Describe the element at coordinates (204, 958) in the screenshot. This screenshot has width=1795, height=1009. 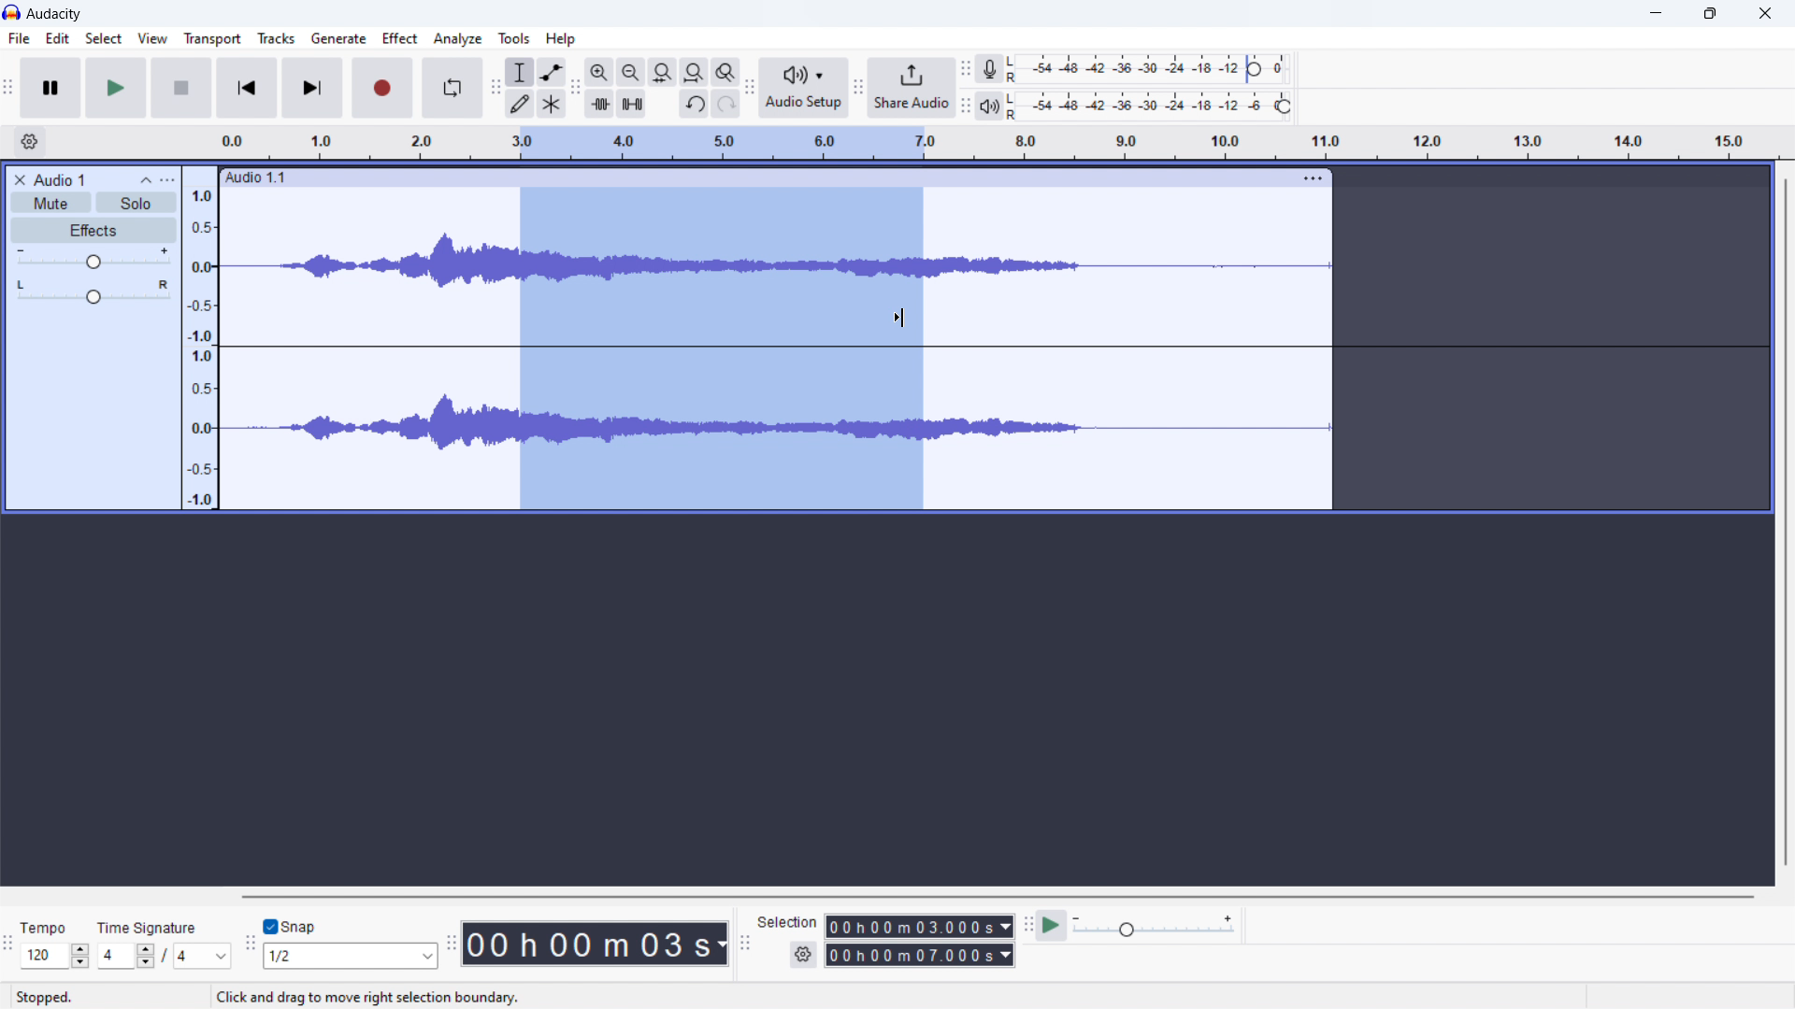
I see `4` at that location.